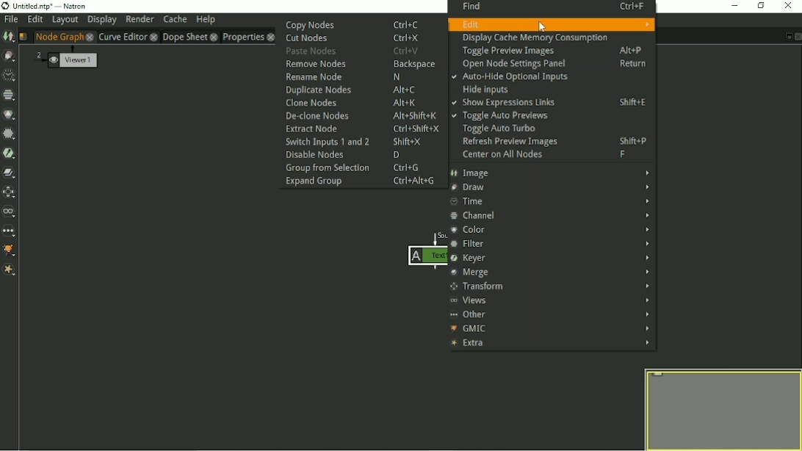 The width and height of the screenshot is (802, 451). I want to click on Auto-Hide Optional Inputs, so click(510, 77).